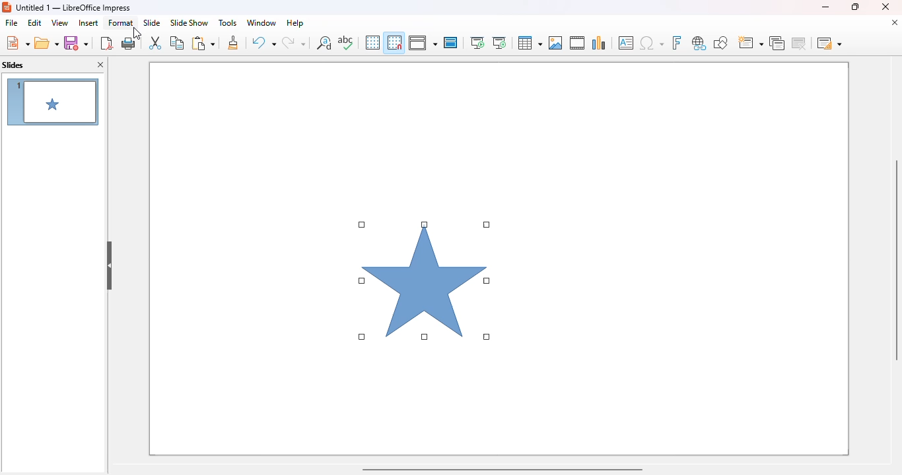 This screenshot has width=902, height=475. Describe the element at coordinates (555, 43) in the screenshot. I see `insert image` at that location.